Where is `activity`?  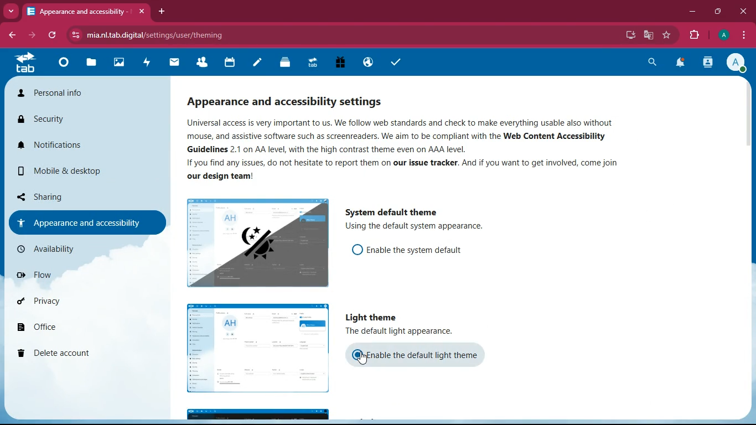 activity is located at coordinates (146, 62).